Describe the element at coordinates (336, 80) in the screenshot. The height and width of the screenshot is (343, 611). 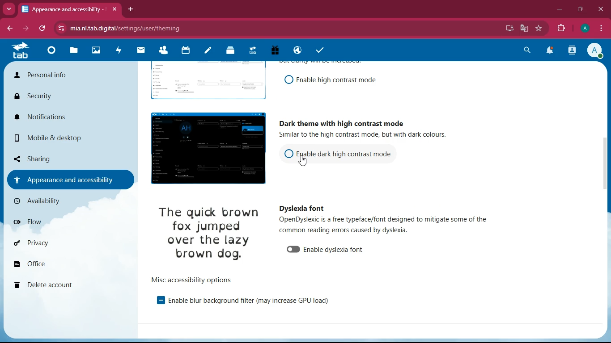
I see `enable` at that location.